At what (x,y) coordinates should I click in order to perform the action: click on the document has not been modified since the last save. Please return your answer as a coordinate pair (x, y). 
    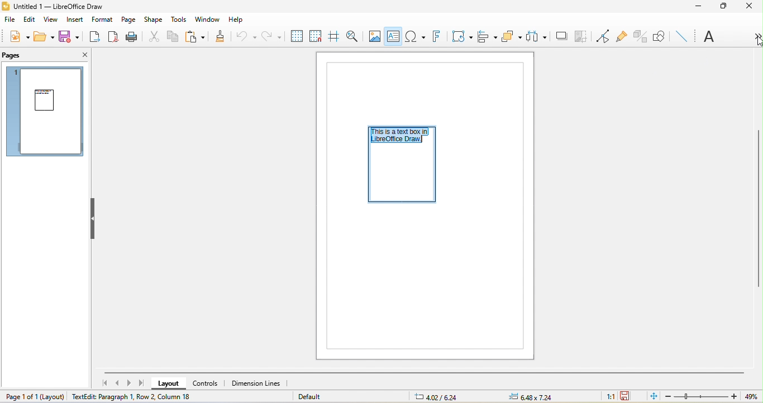
    Looking at the image, I should click on (628, 397).